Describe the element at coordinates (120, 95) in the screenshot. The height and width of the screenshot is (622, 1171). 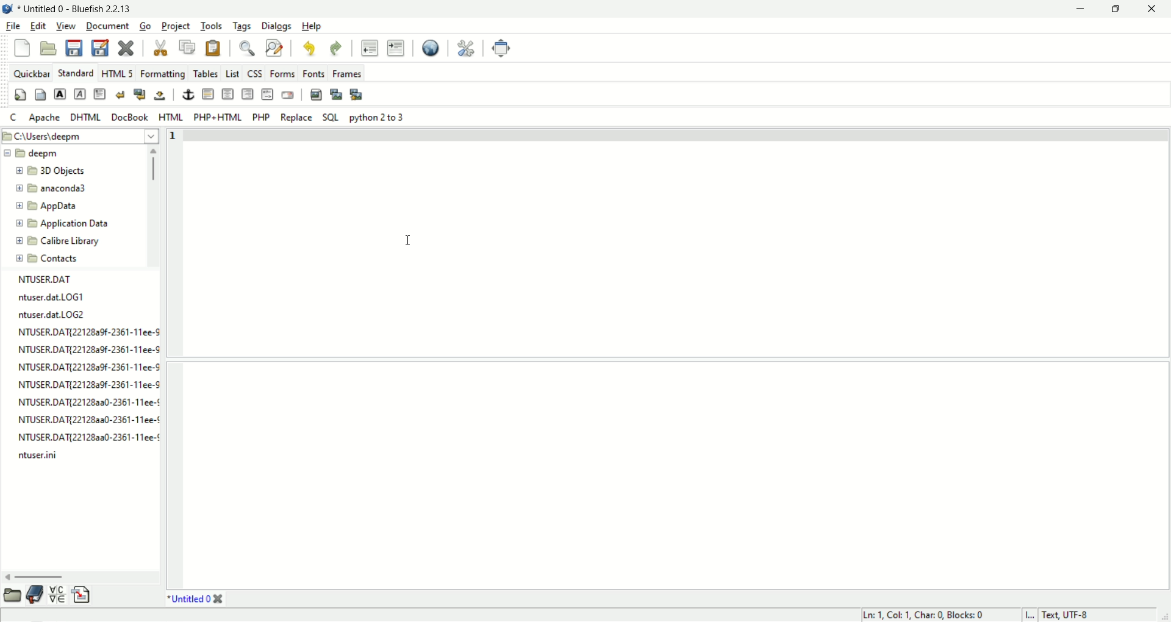
I see `break` at that location.